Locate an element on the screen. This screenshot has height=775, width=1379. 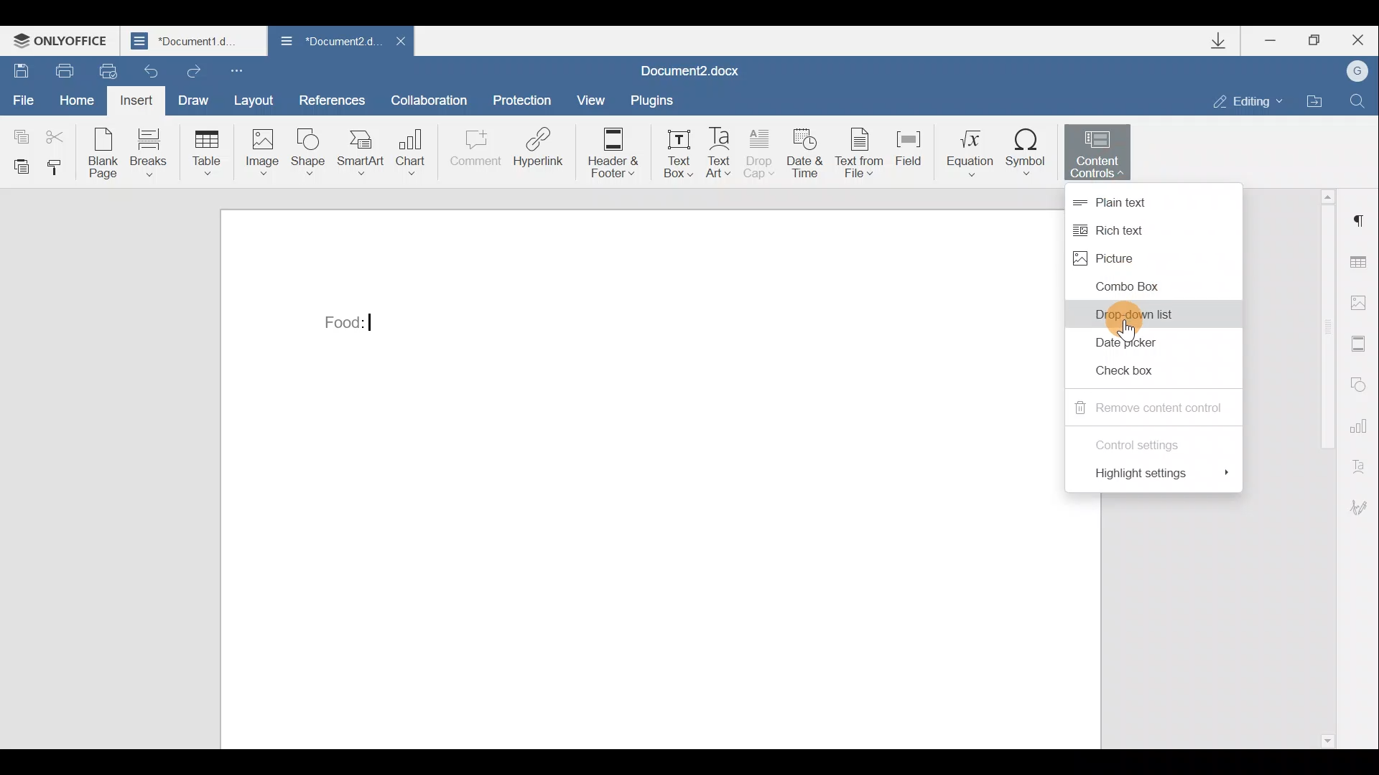
Insert is located at coordinates (138, 103).